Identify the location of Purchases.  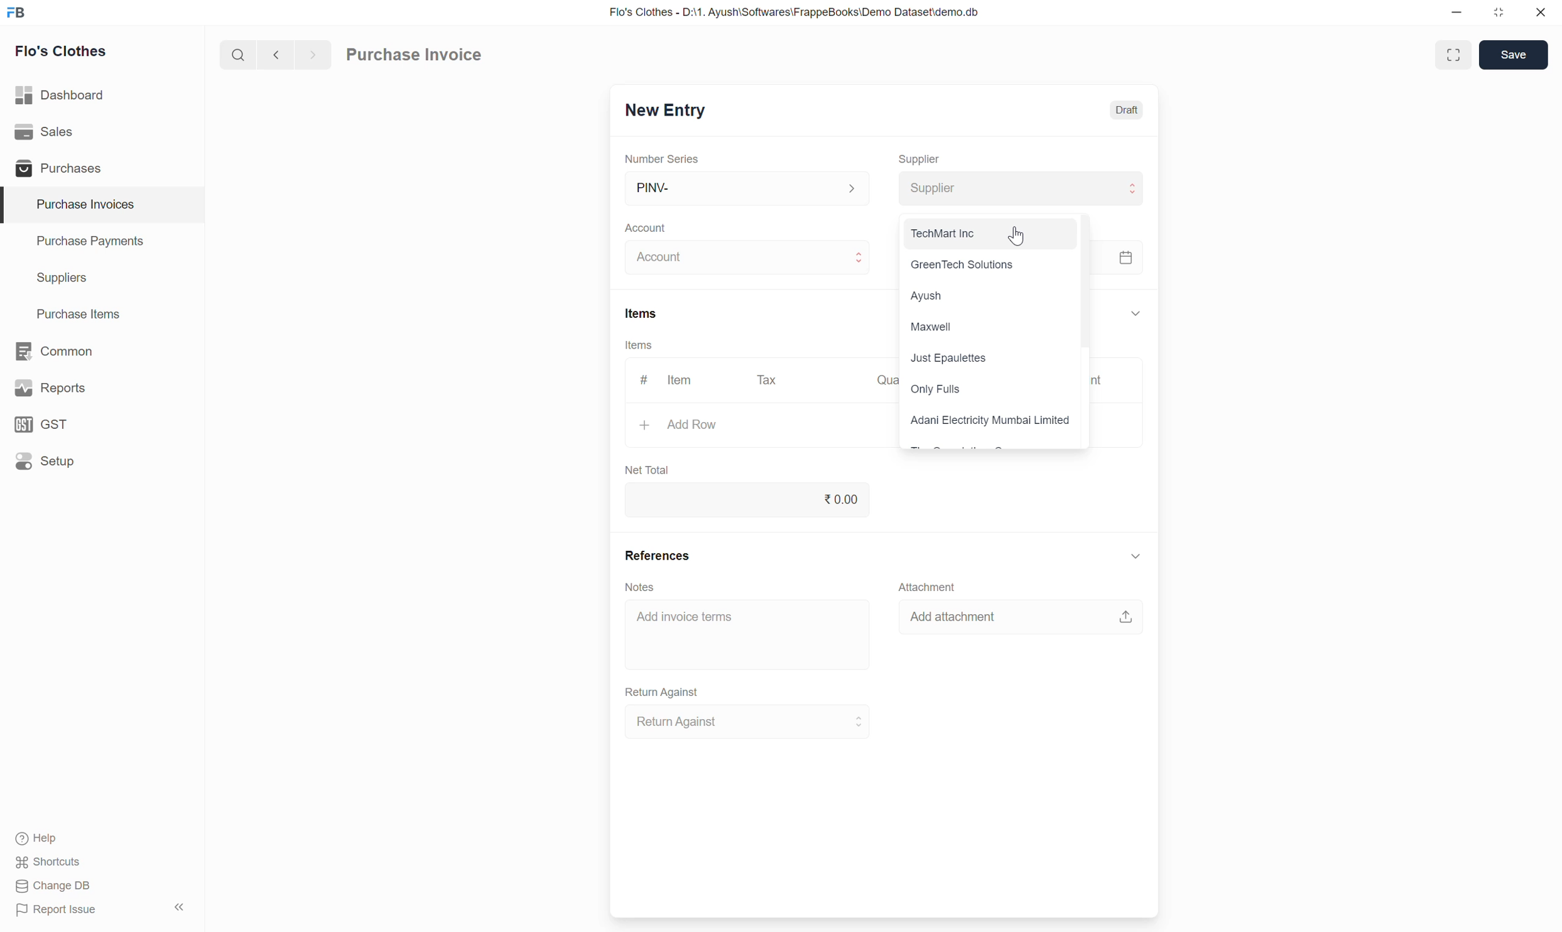
(101, 168).